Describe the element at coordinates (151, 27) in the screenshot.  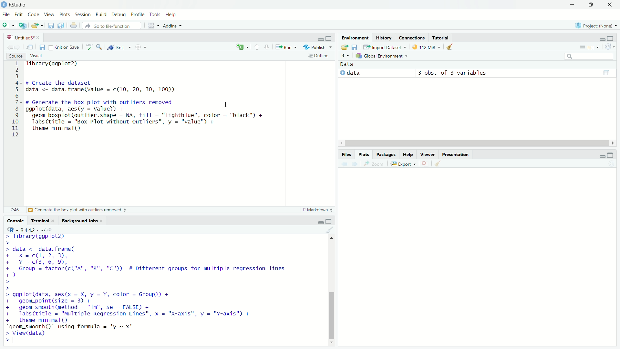
I see `grid` at that location.